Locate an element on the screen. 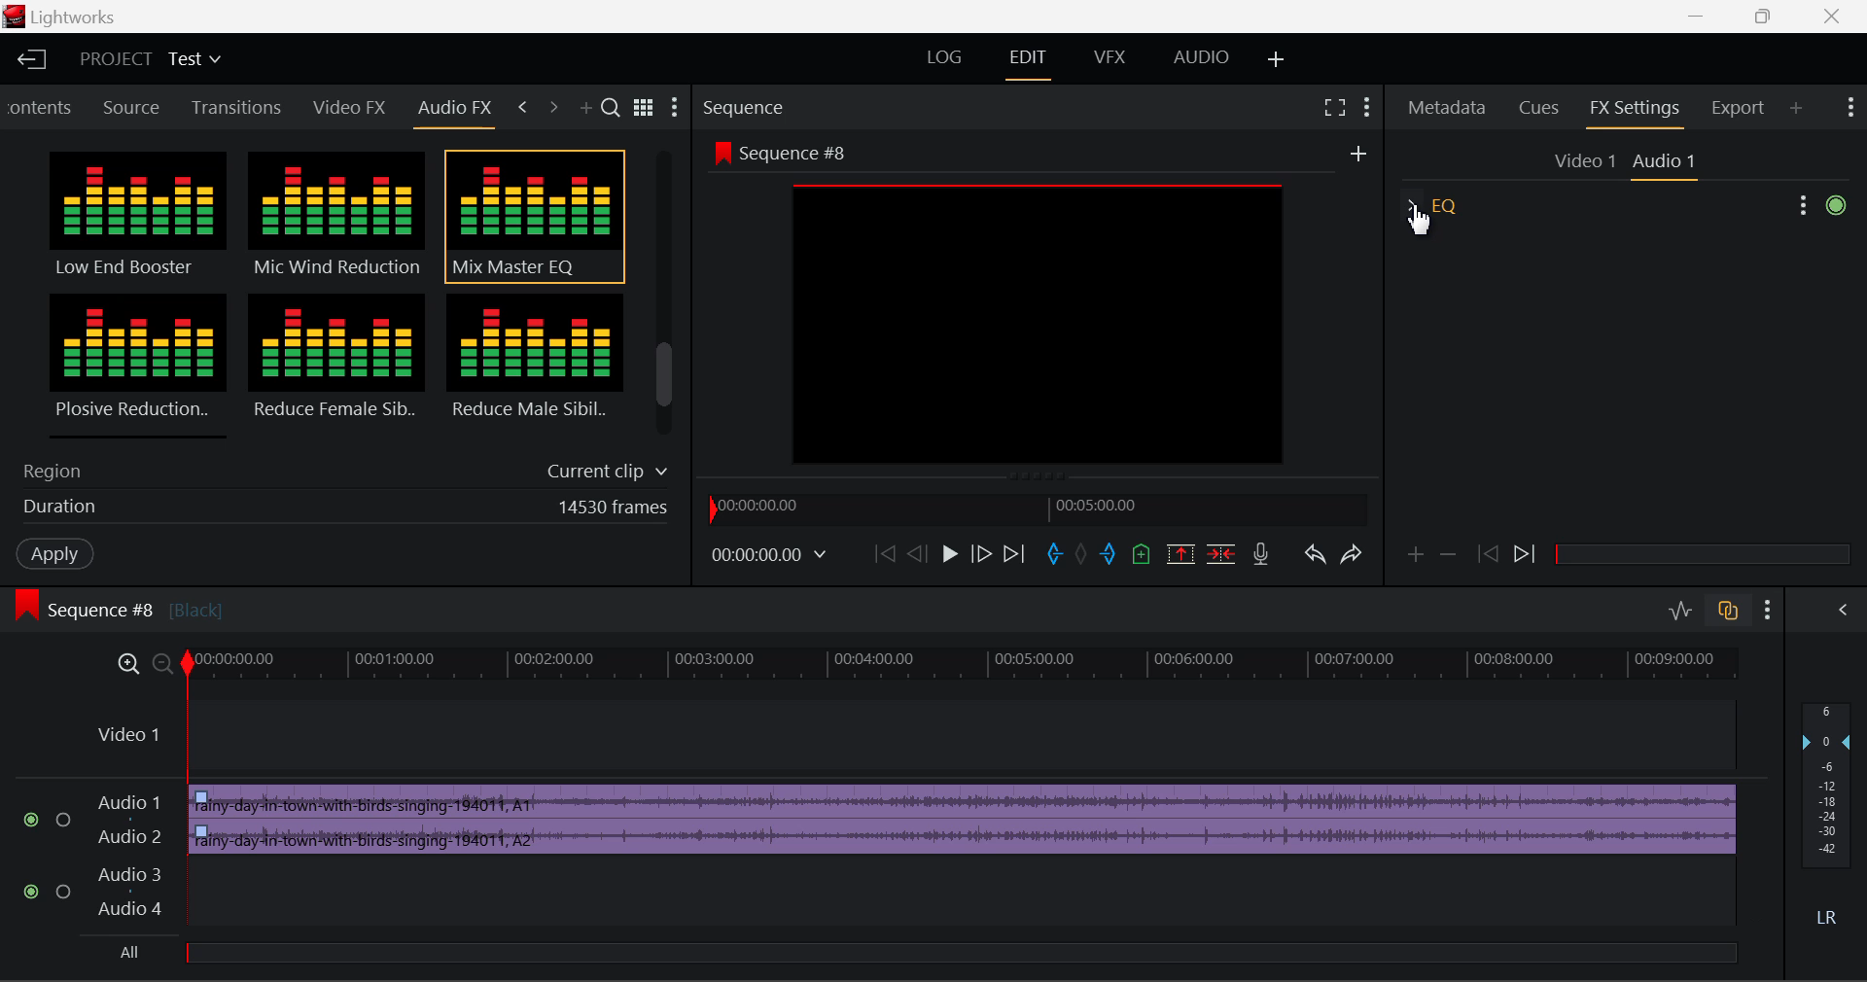  Mic Wind Reduction is located at coordinates (337, 217).